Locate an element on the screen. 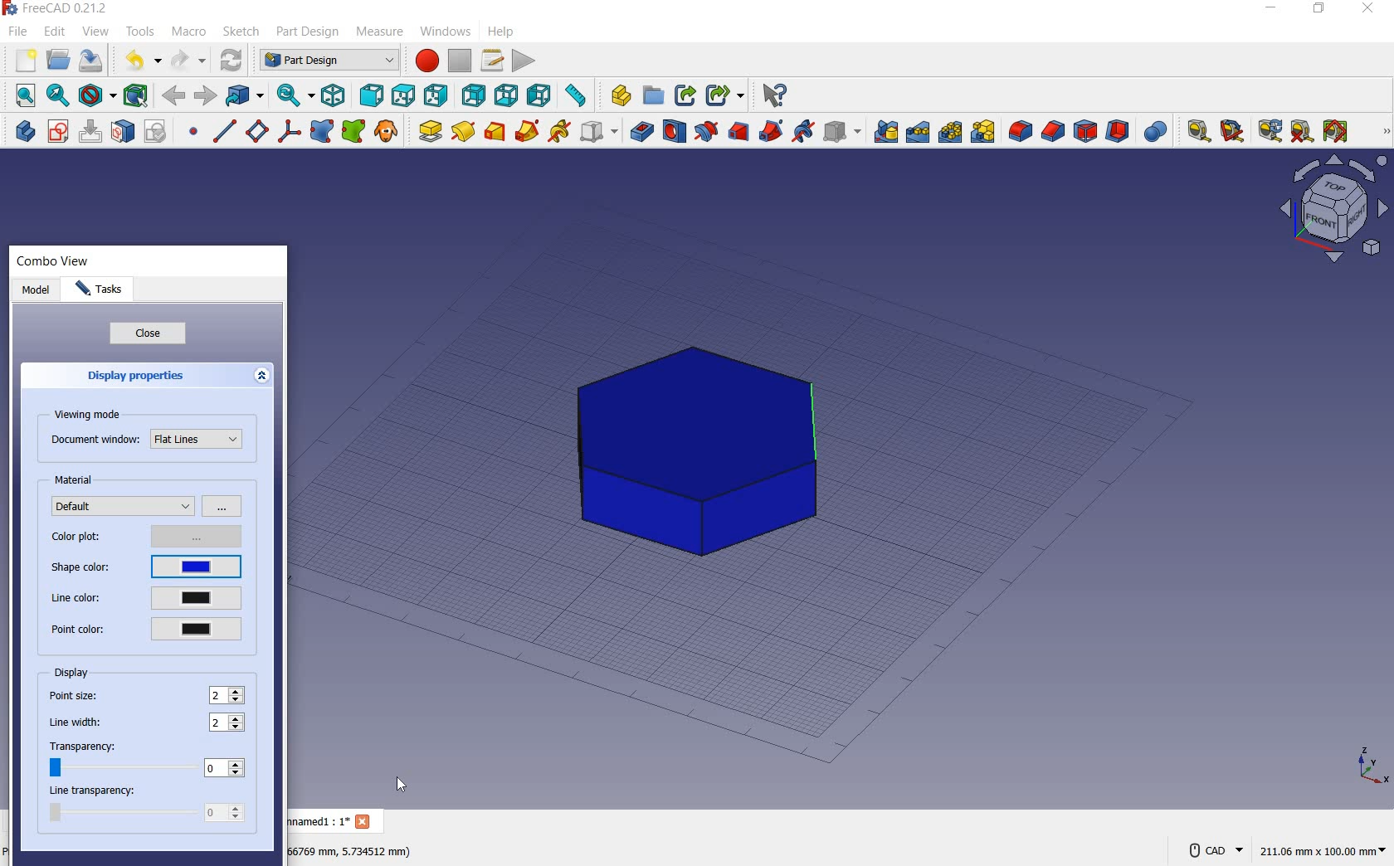 This screenshot has width=1394, height=866. shape color is located at coordinates (81, 568).